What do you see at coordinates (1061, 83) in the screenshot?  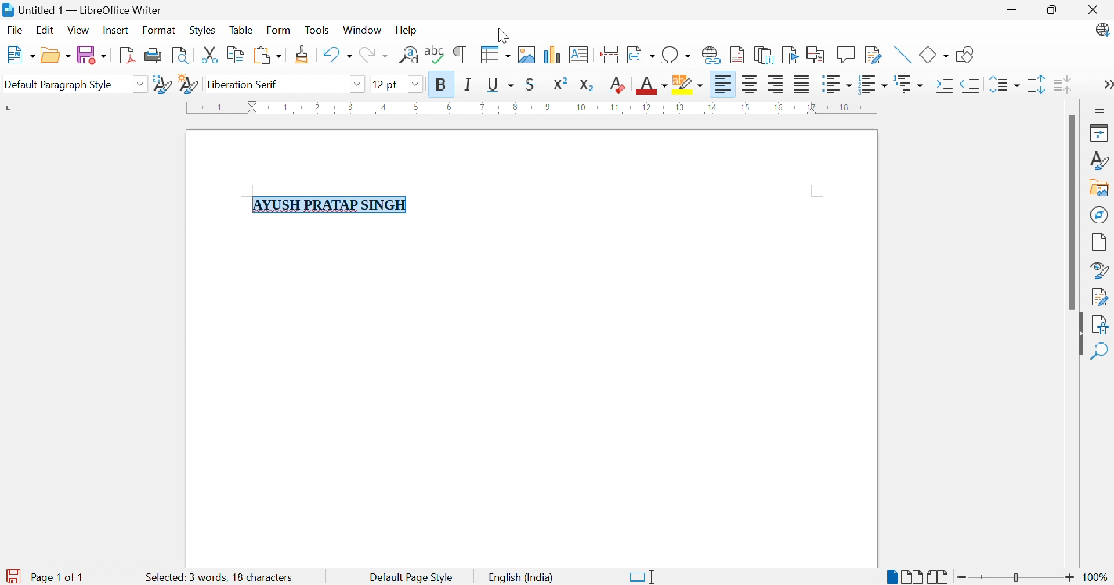 I see `Decrease Paragraph Spacing` at bounding box center [1061, 83].